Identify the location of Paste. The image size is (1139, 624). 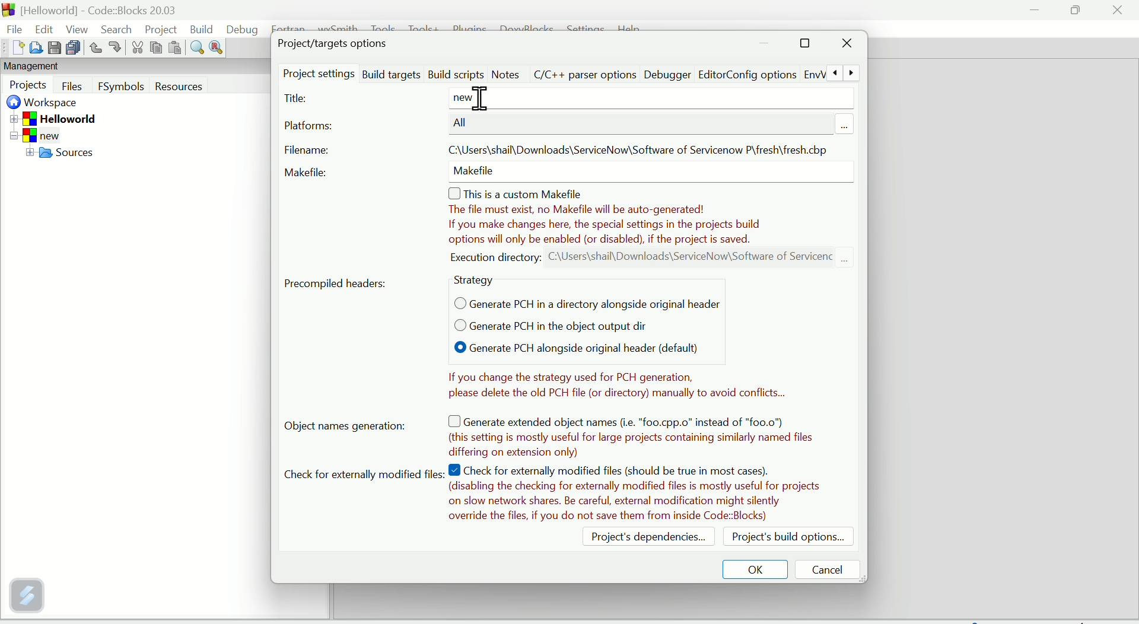
(174, 49).